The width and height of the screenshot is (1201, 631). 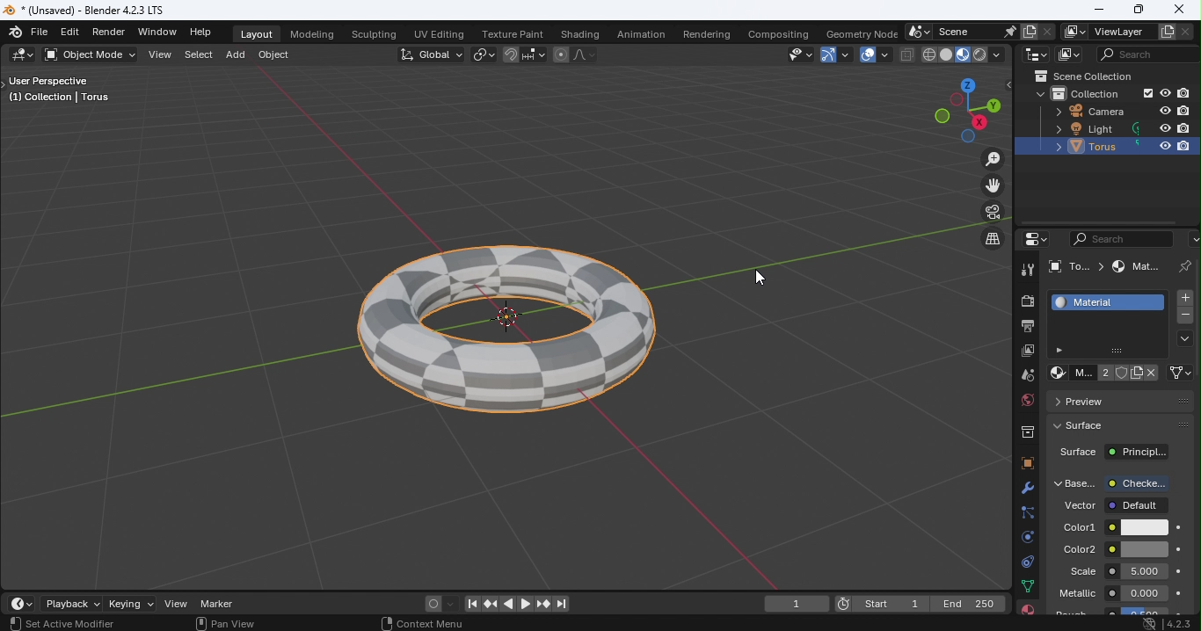 I want to click on Geometry node, so click(x=861, y=32).